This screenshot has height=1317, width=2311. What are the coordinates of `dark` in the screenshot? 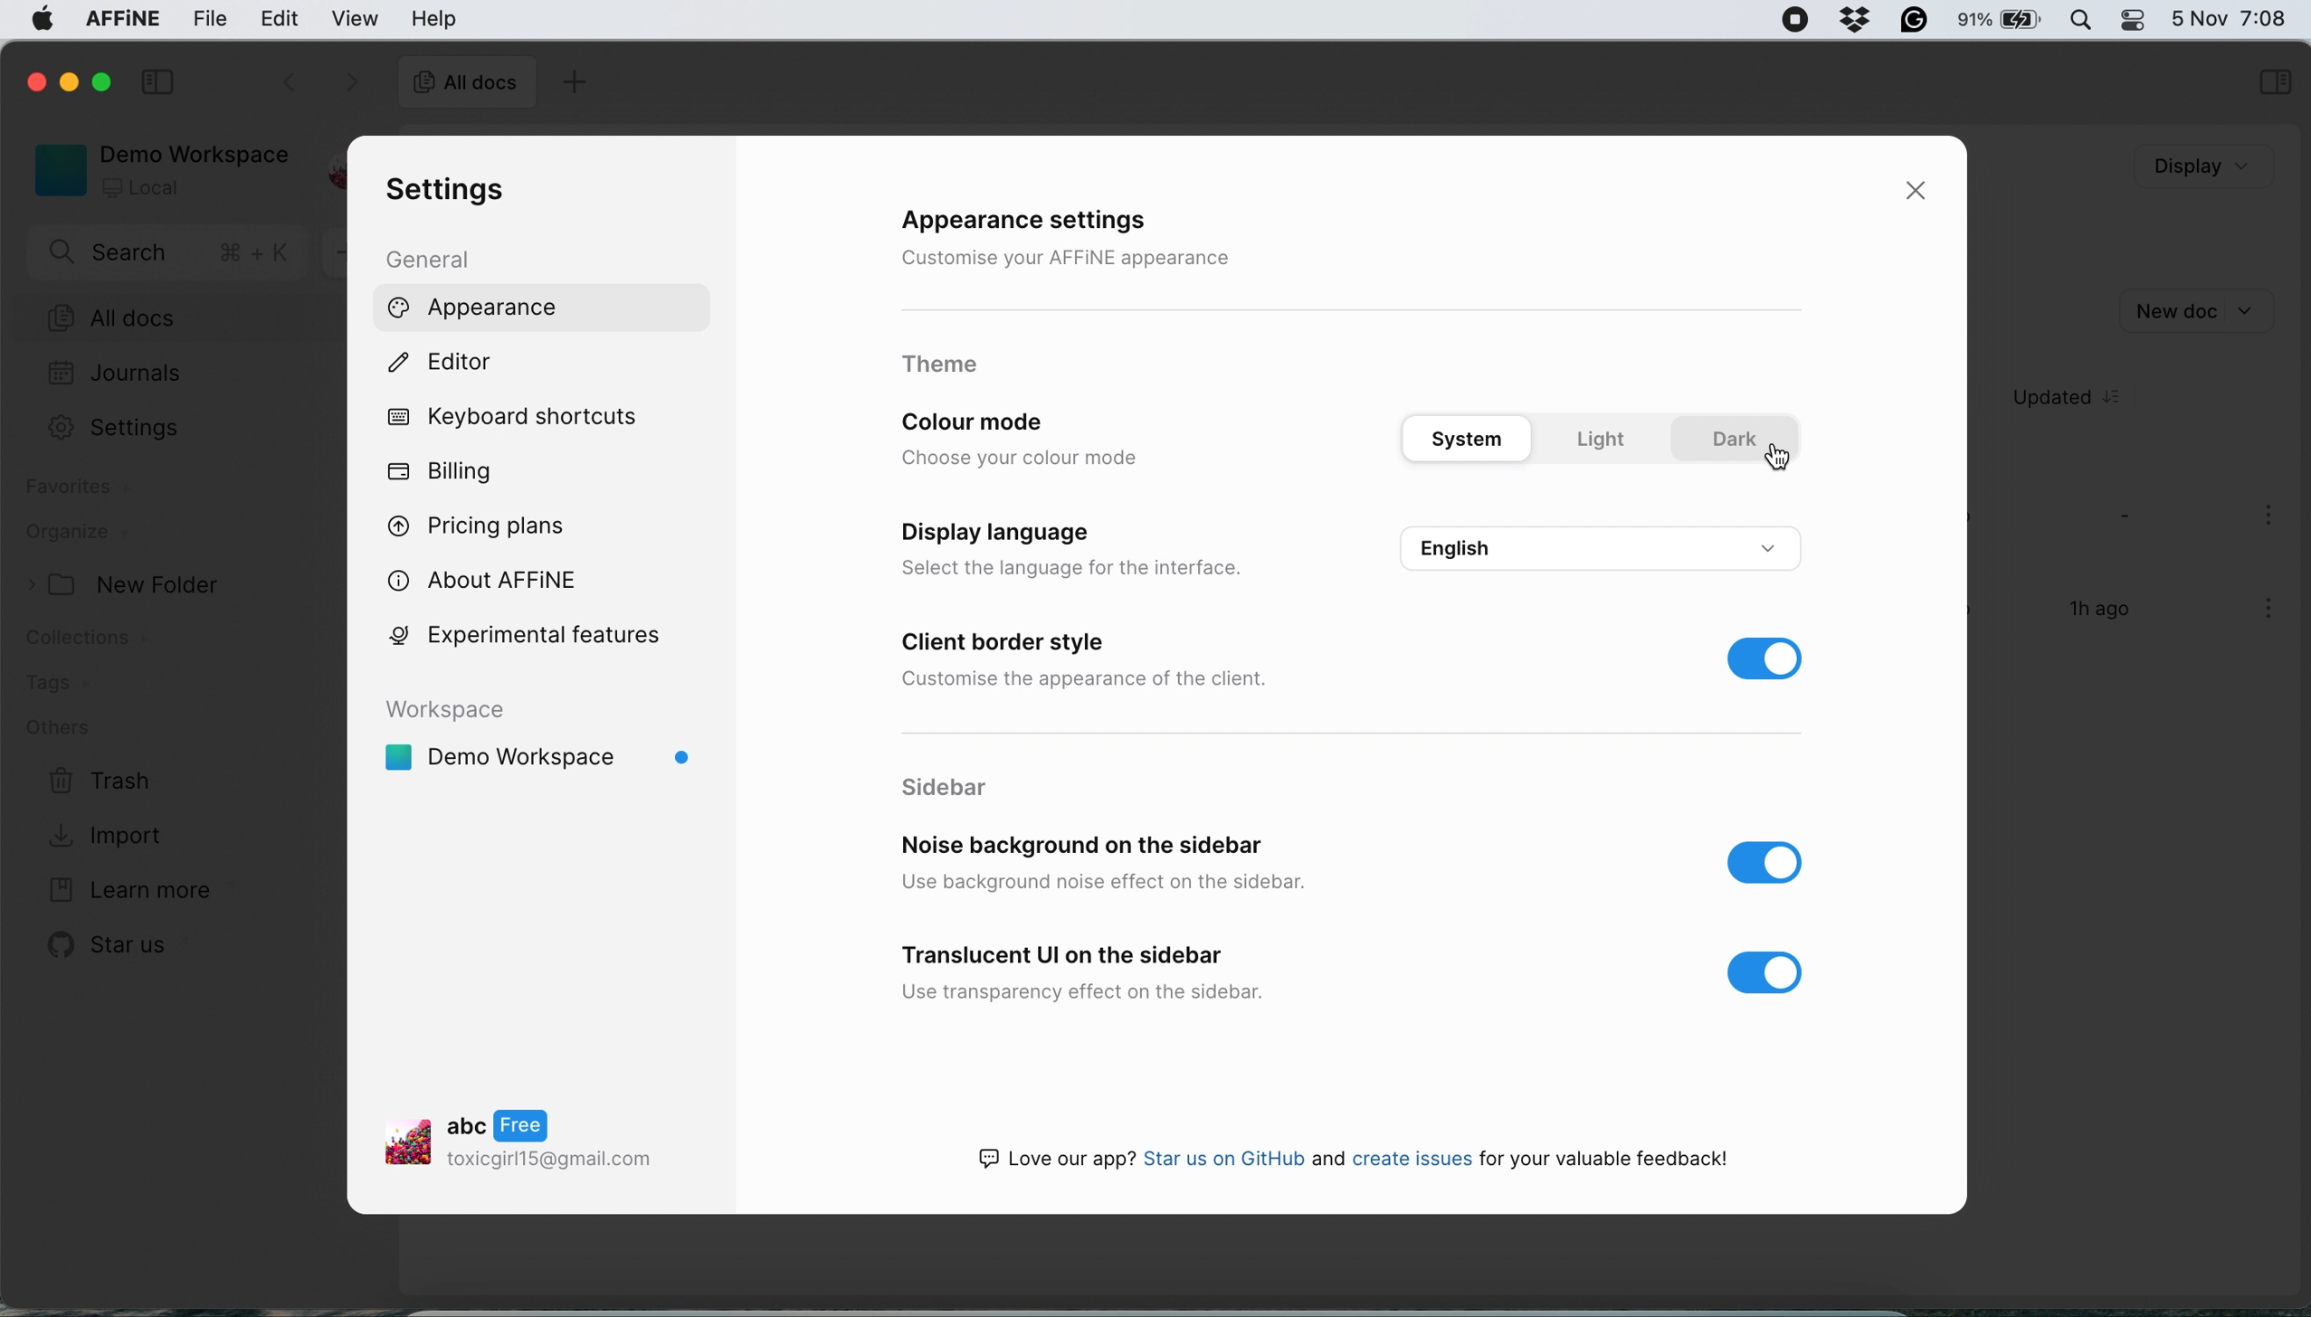 It's located at (1736, 439).